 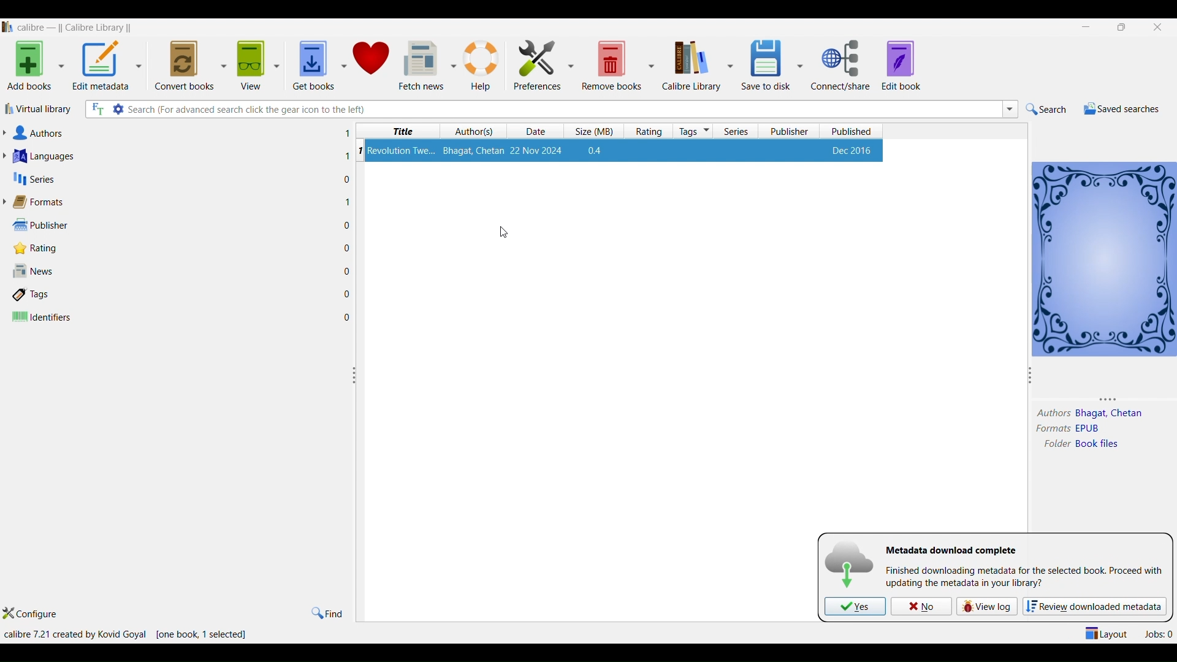 What do you see at coordinates (200, 634) in the screenshot?
I see `one book selected` at bounding box center [200, 634].